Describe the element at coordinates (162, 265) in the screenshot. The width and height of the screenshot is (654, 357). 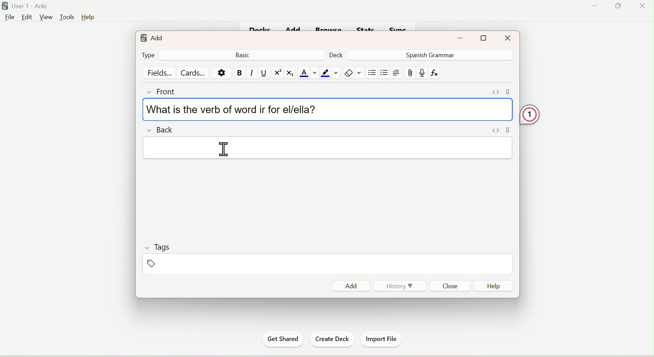
I see `Tags` at that location.